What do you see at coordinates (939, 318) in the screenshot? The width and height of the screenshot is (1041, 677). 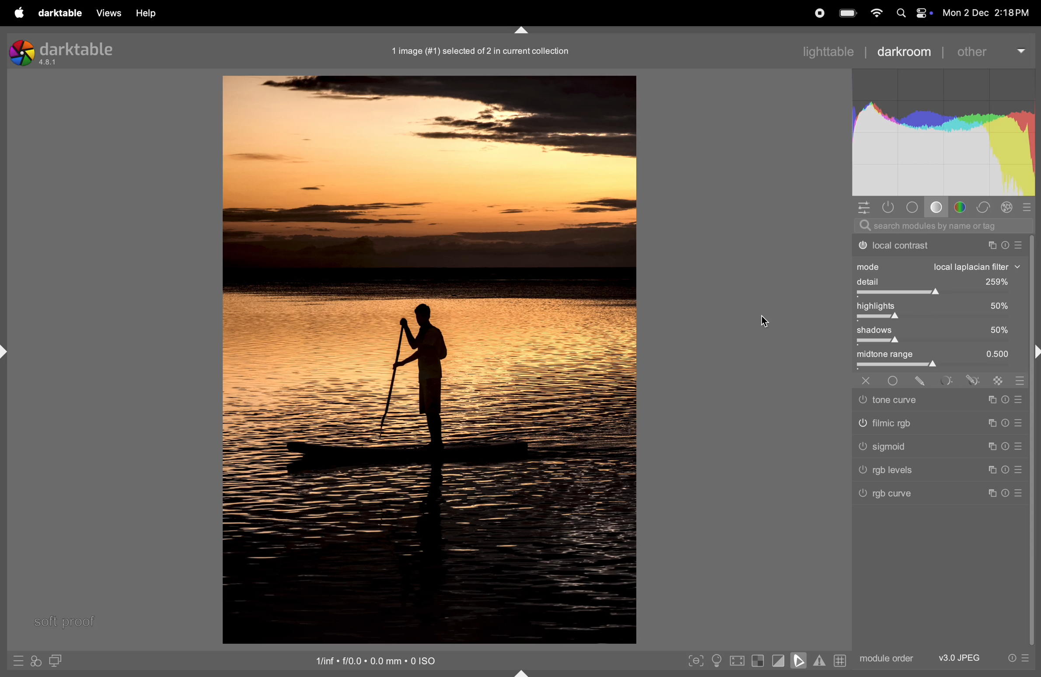 I see `togglebar` at bounding box center [939, 318].